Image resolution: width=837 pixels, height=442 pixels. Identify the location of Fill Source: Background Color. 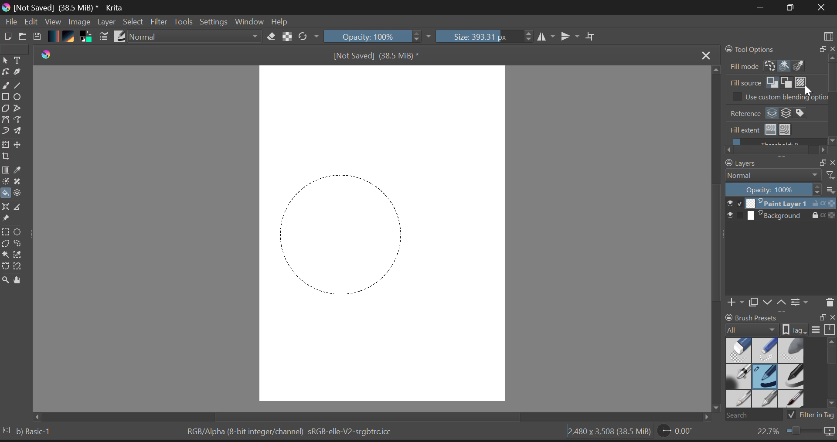
(787, 82).